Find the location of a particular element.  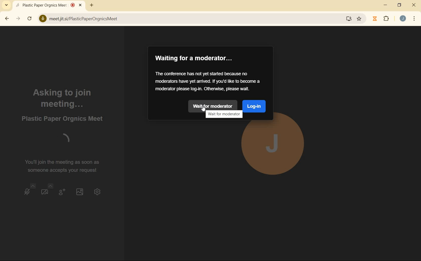

customize google chrome is located at coordinates (414, 18).